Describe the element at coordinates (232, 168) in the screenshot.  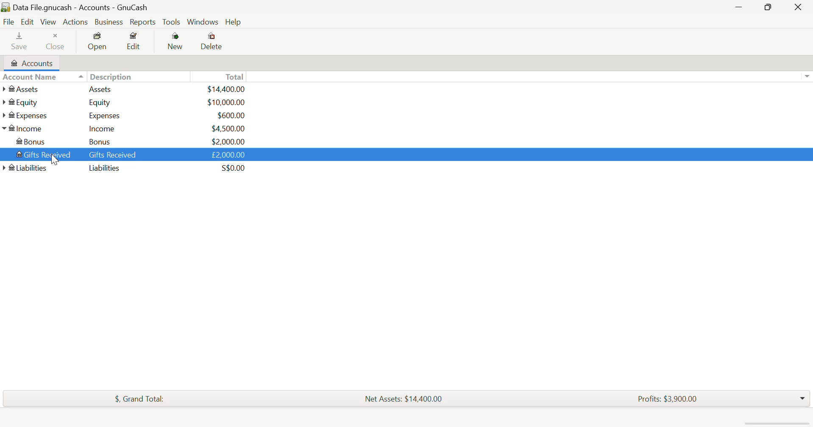
I see `SGD Amount` at that location.